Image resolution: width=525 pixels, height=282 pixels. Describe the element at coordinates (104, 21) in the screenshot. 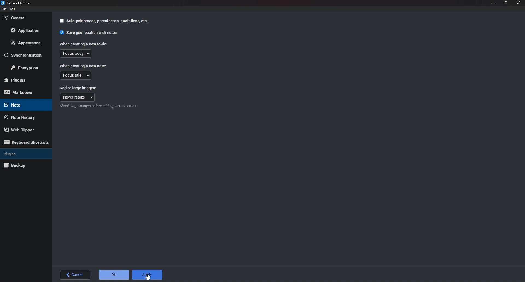

I see `auto pair braces panthesis quotation` at that location.